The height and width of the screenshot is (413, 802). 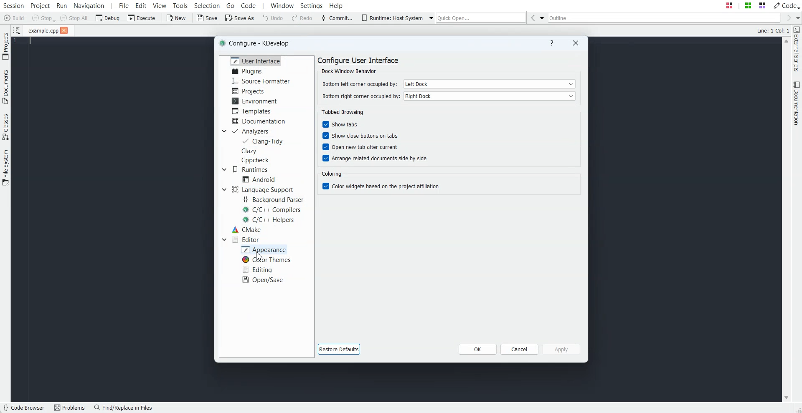 What do you see at coordinates (248, 71) in the screenshot?
I see `Plugins` at bounding box center [248, 71].